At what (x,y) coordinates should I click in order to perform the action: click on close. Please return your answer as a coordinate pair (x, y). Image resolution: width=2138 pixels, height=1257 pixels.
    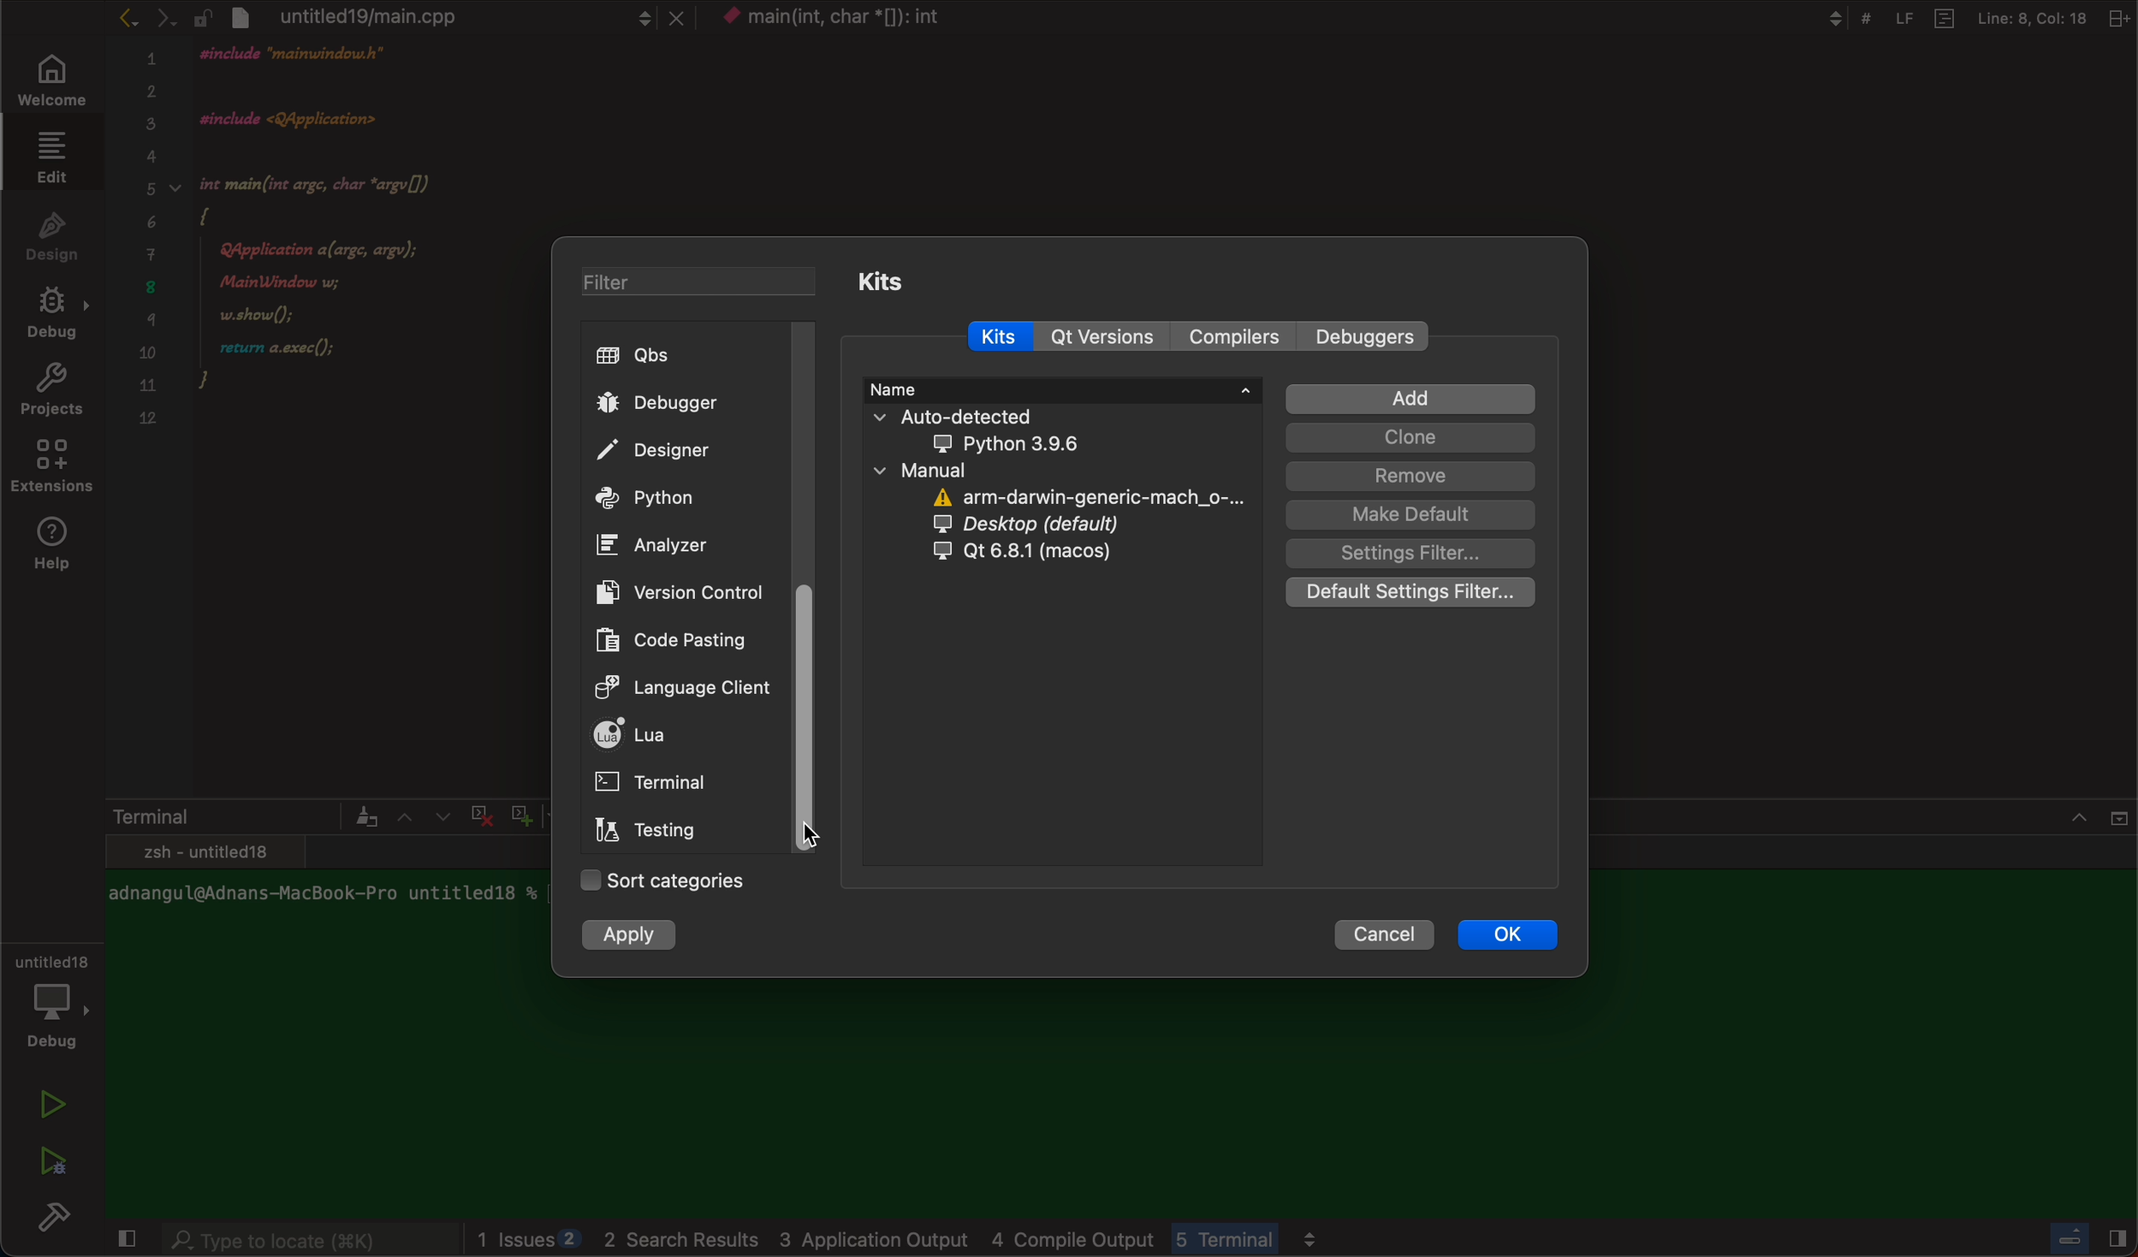
    Looking at the image, I should click on (123, 1241).